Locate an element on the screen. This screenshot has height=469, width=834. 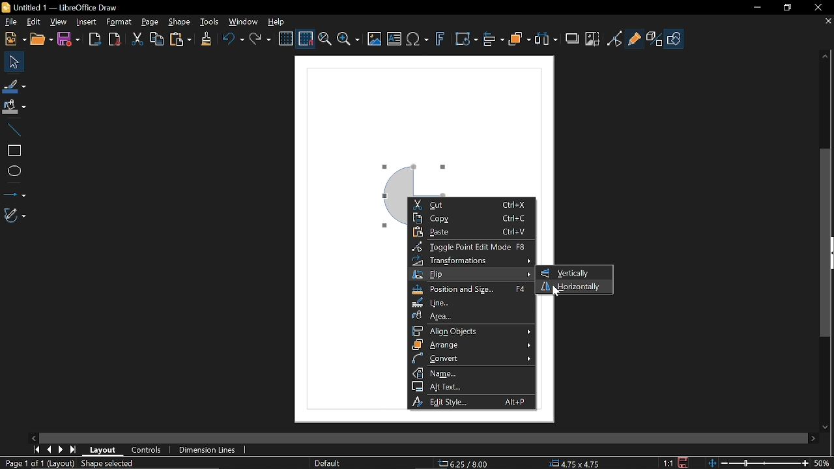
Default(Slide master name) is located at coordinates (330, 463).